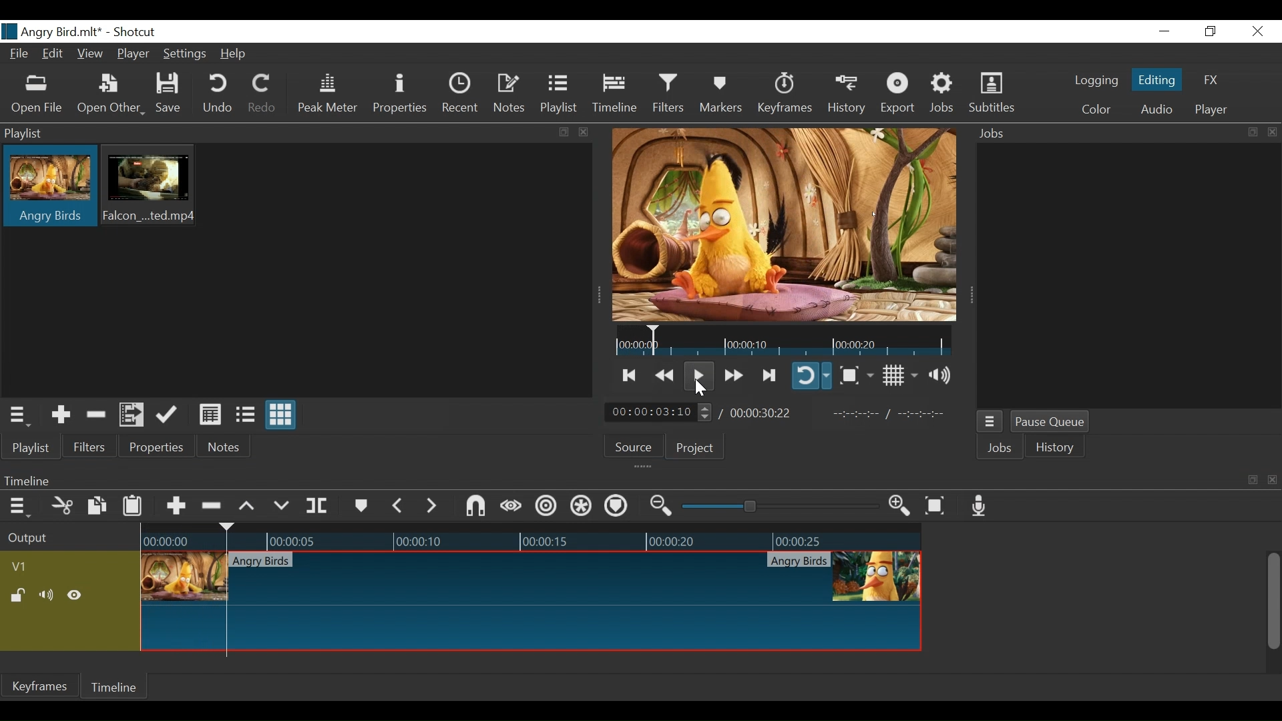 This screenshot has height=721, width=1282. Describe the element at coordinates (698, 375) in the screenshot. I see `Toggle play or pause (space)` at that location.